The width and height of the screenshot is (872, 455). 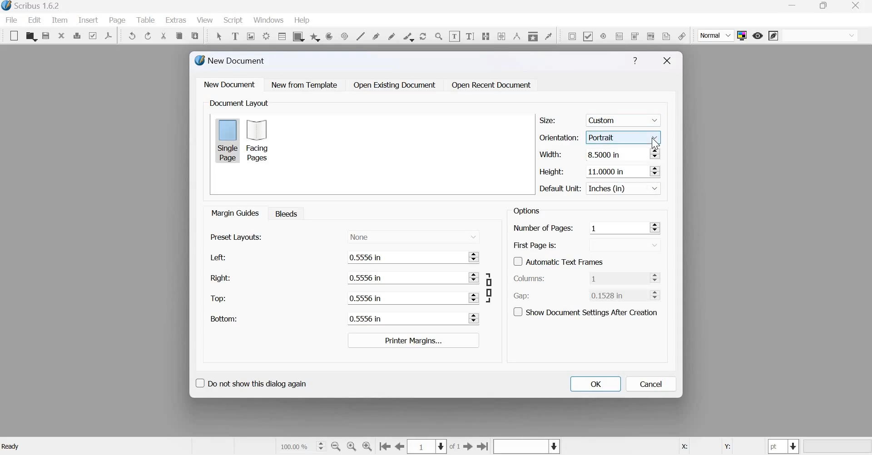 I want to click on Options, so click(x=525, y=211).